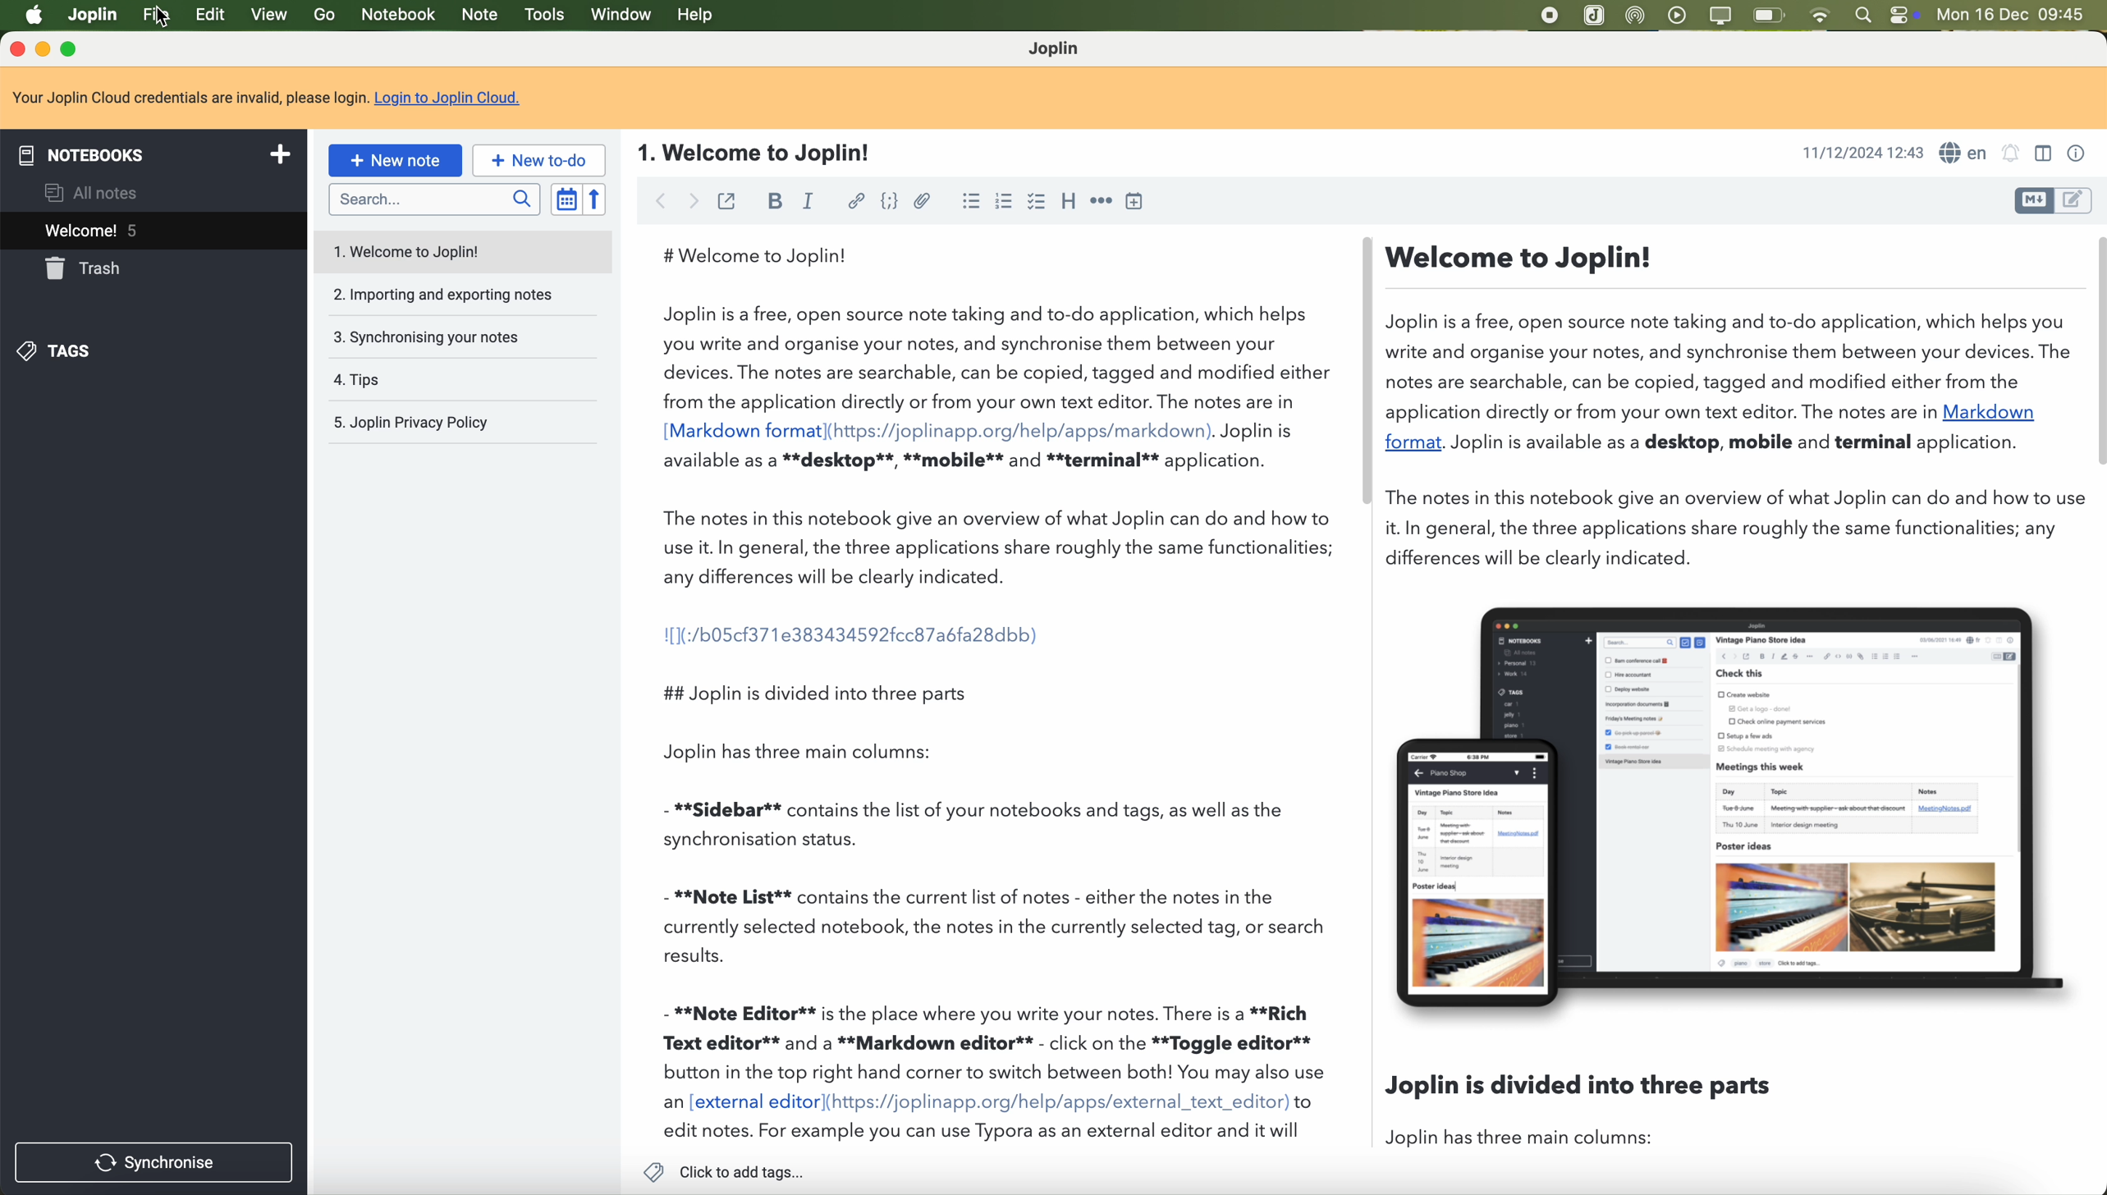 The image size is (2107, 1195). Describe the element at coordinates (1039, 203) in the screenshot. I see `checkbox` at that location.